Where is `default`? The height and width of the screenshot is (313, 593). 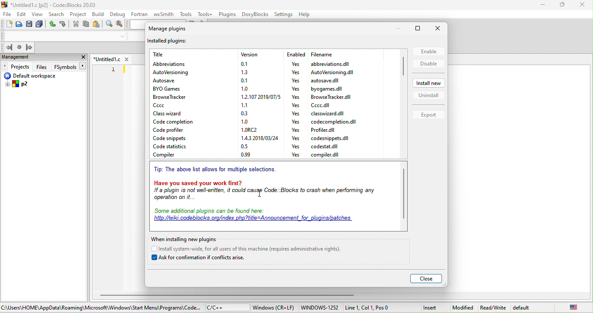
default is located at coordinates (537, 308).